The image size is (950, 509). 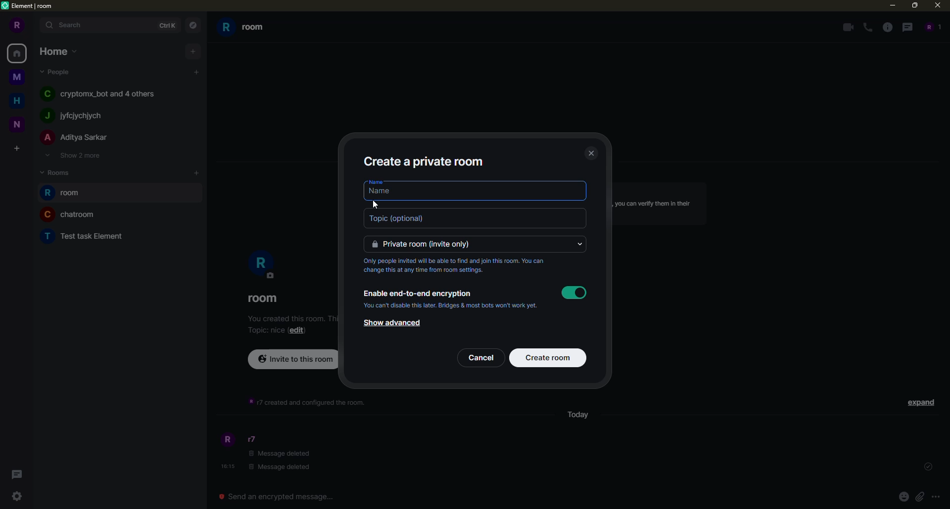 I want to click on room, so click(x=87, y=236).